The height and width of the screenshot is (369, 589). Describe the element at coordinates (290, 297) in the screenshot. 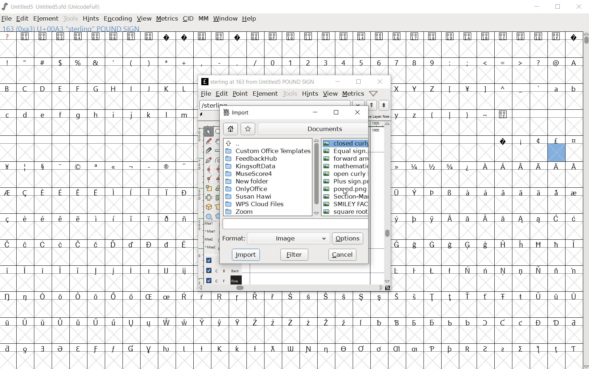

I see `Symbol` at that location.